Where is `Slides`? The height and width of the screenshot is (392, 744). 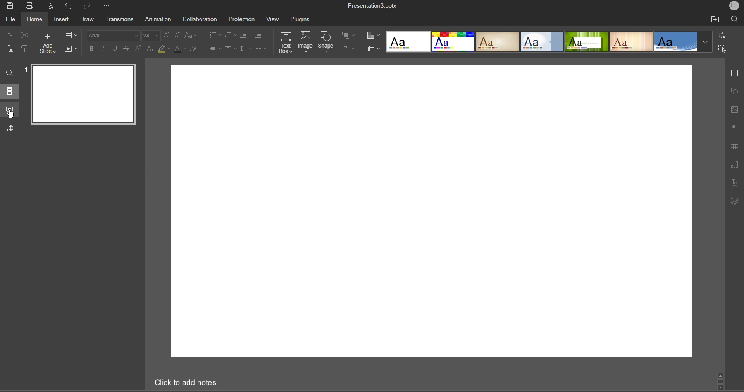 Slides is located at coordinates (10, 91).